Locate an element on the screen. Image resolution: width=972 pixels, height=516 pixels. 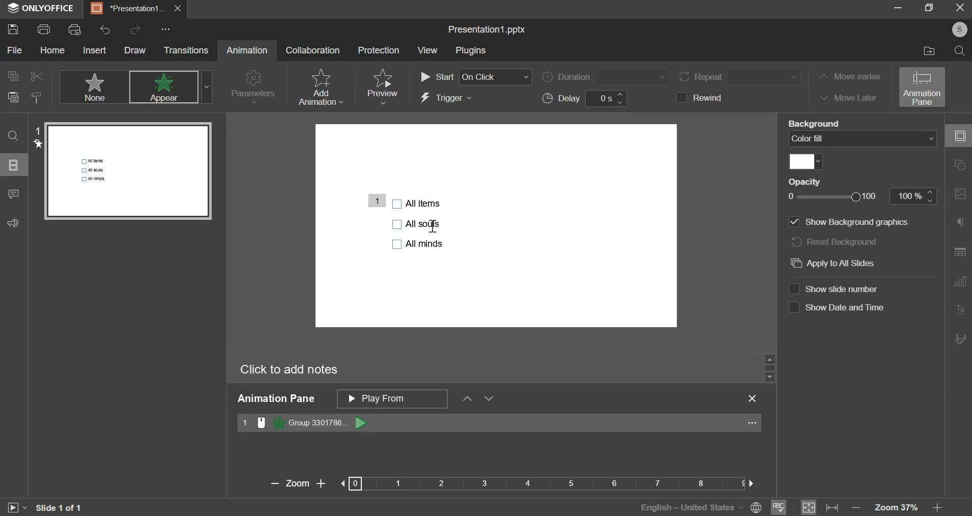
animation pane is located at coordinates (427, 400).